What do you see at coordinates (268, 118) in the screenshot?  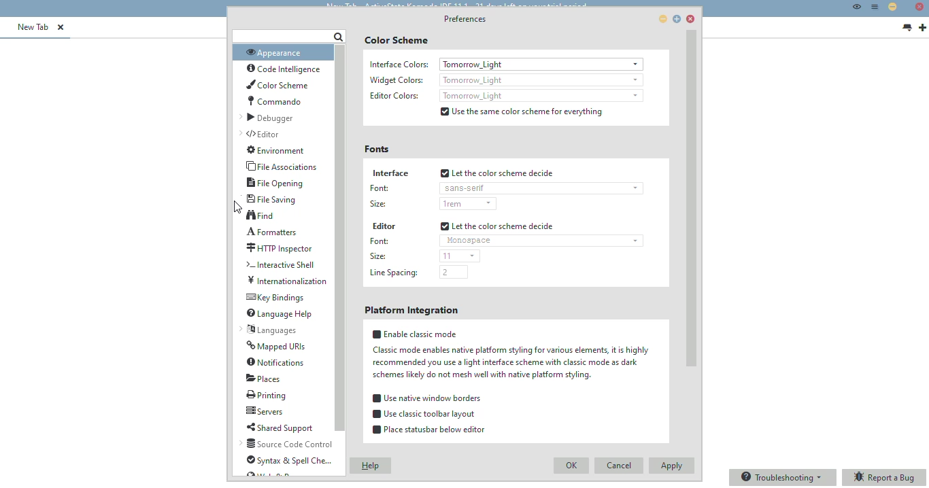 I see `debugger` at bounding box center [268, 118].